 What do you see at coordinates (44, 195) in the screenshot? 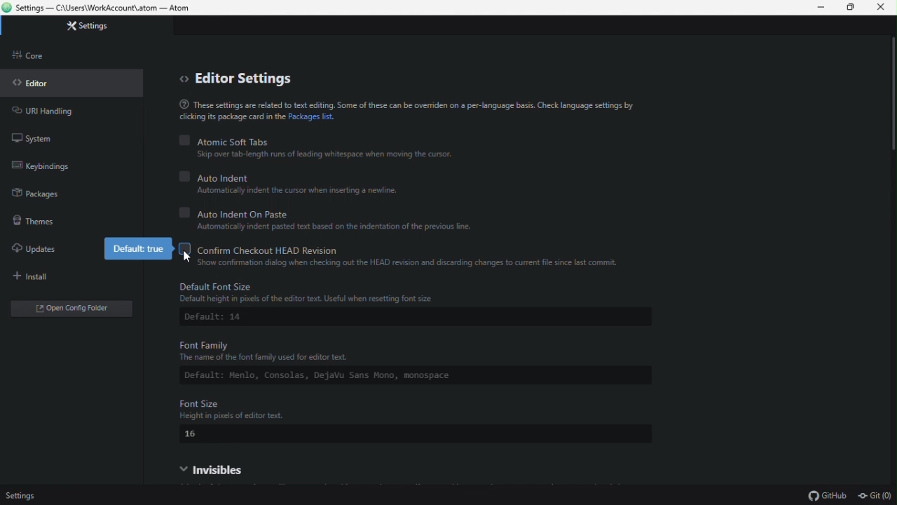
I see `packages` at bounding box center [44, 195].